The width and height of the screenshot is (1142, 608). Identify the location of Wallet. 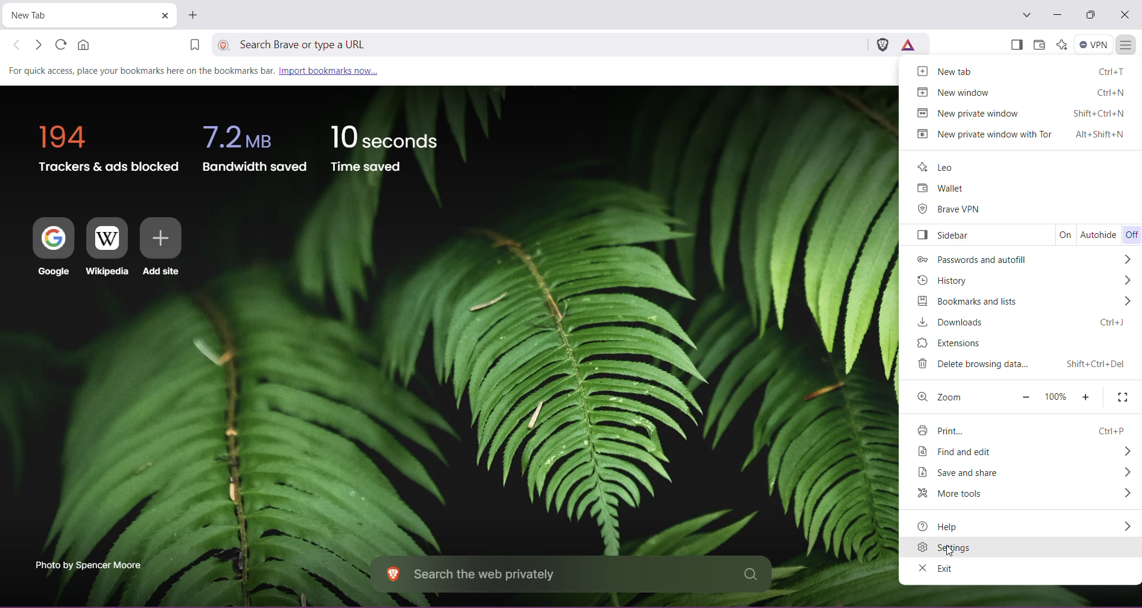
(939, 189).